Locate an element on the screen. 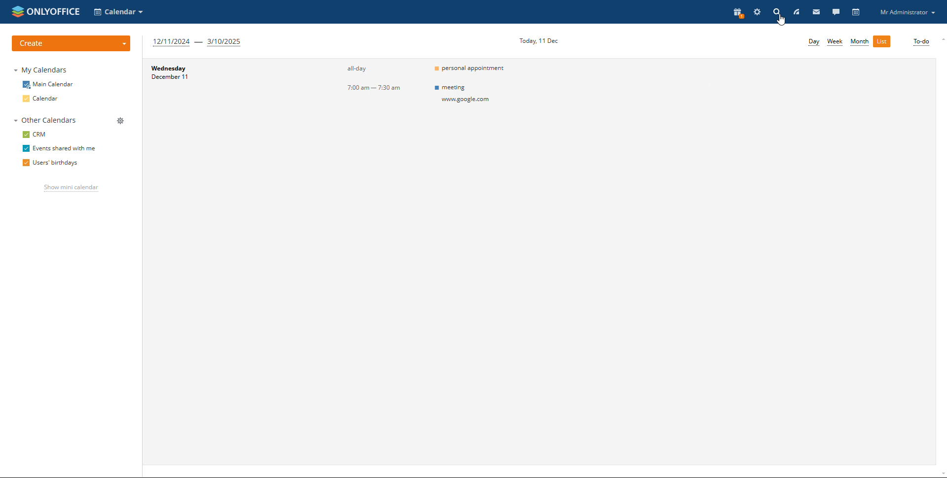  Today, 11 Dec is located at coordinates (540, 40).